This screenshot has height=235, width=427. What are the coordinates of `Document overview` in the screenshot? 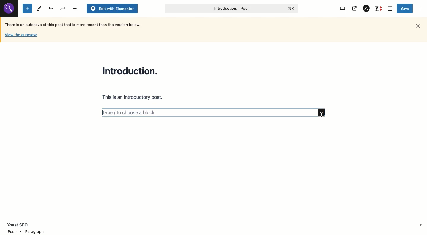 It's located at (74, 8).